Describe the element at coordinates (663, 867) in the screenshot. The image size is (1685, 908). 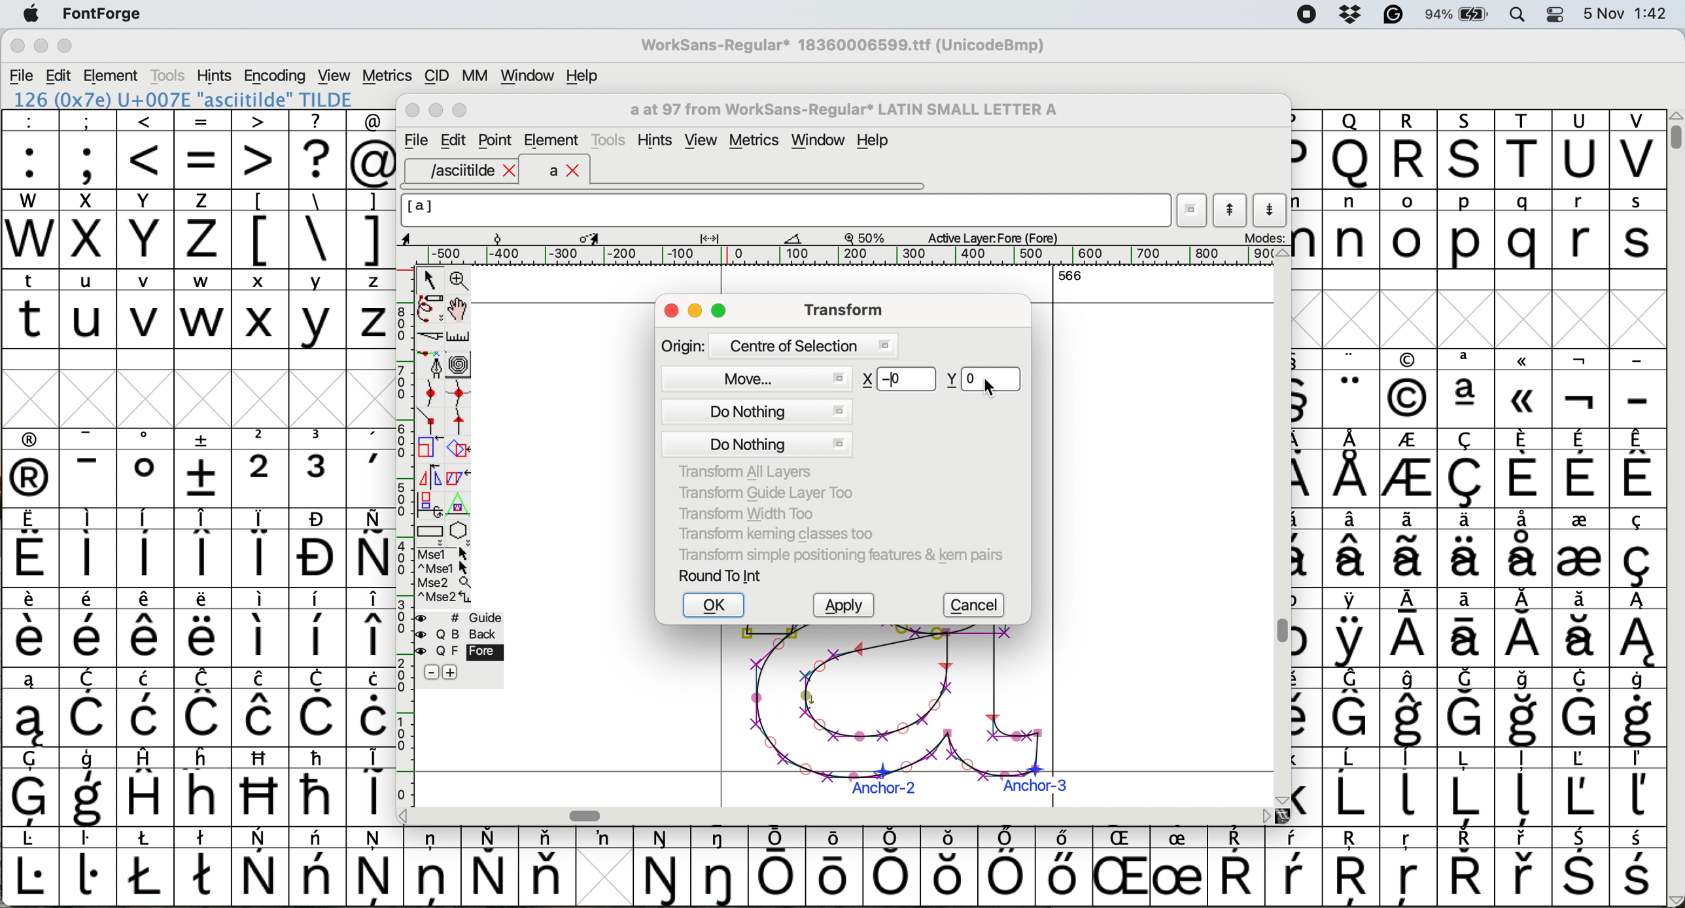
I see `symbol` at that location.